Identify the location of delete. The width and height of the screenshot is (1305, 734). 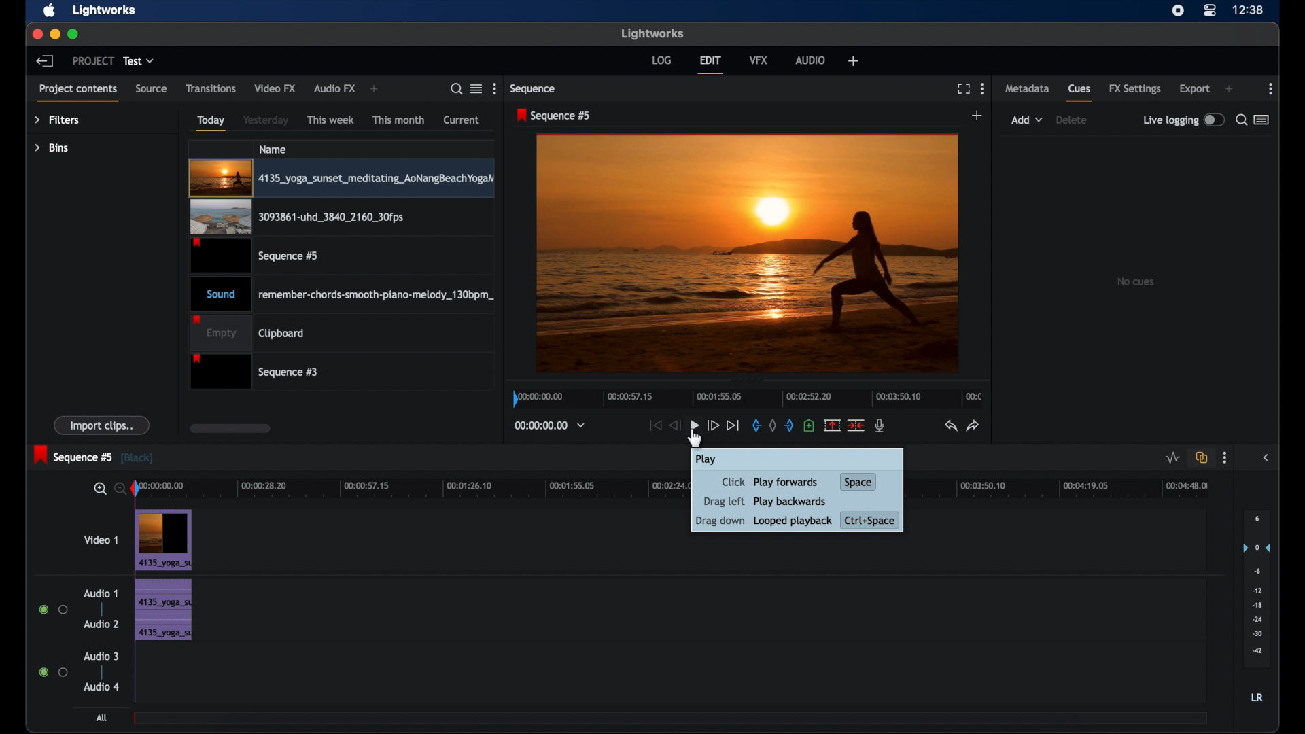
(1074, 120).